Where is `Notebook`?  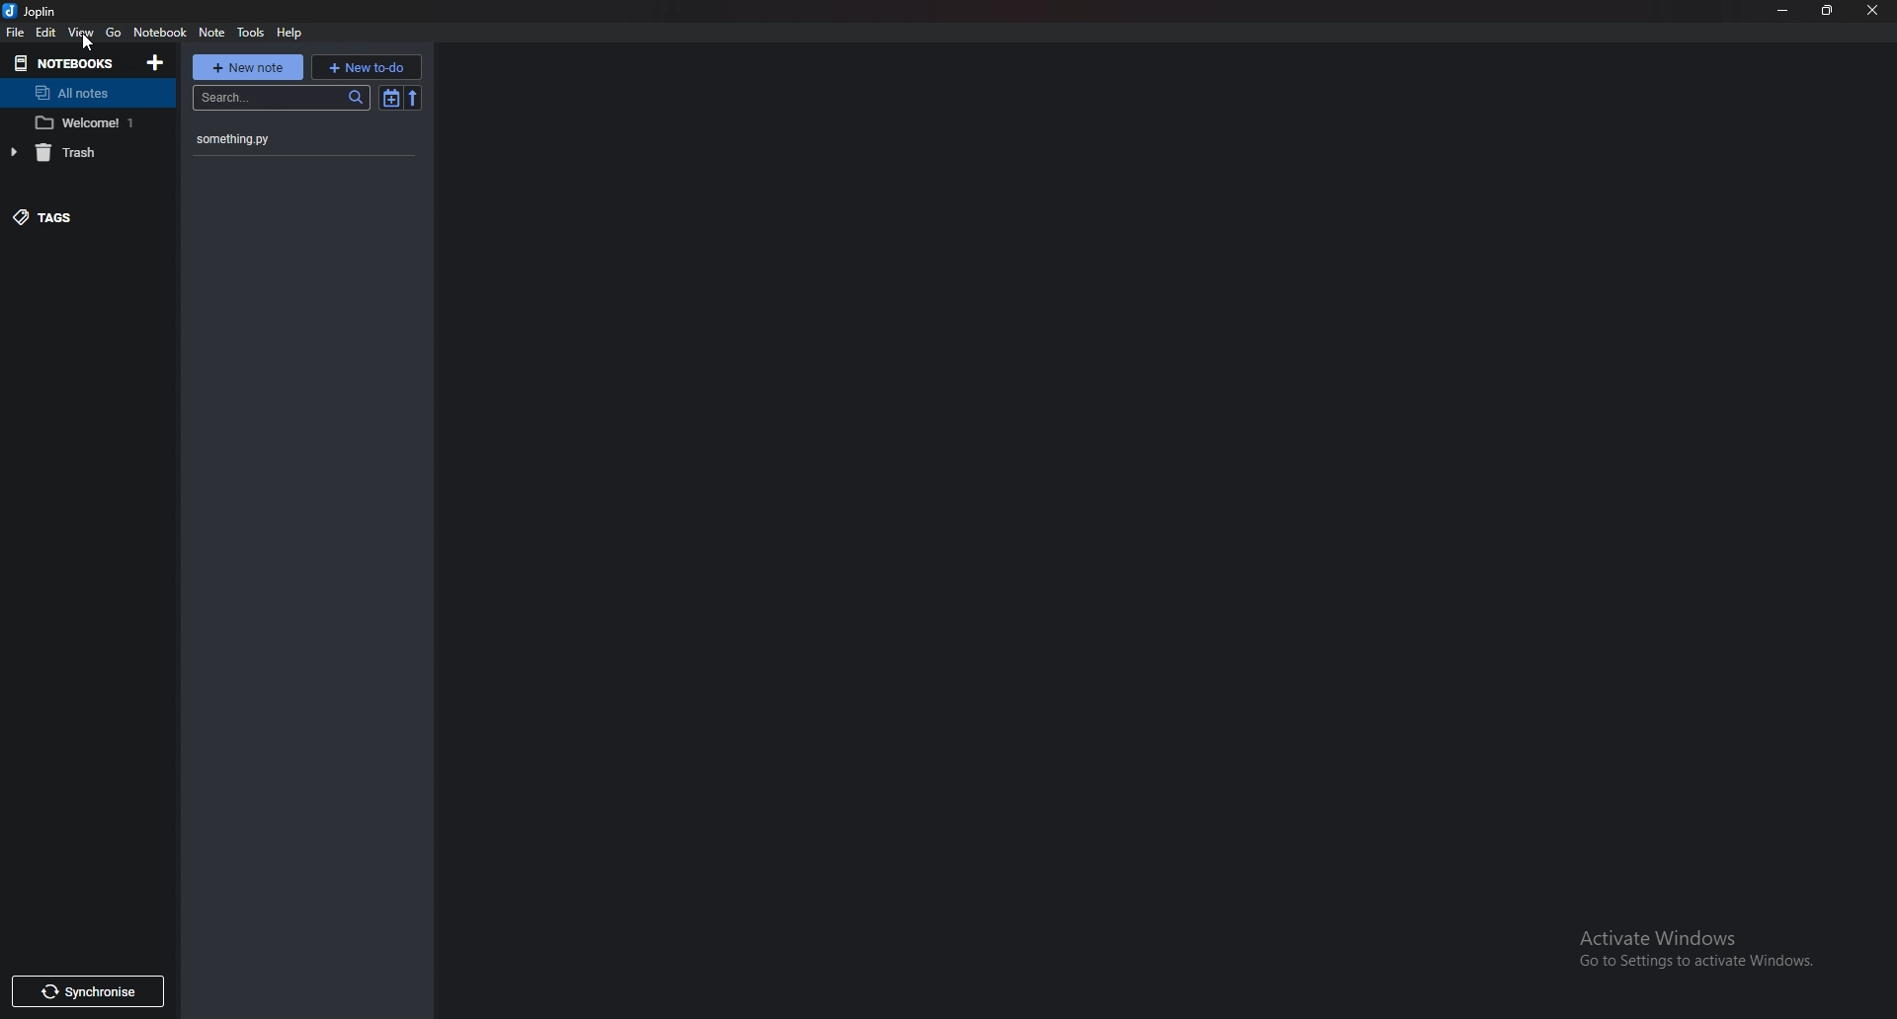
Notebook is located at coordinates (159, 32).